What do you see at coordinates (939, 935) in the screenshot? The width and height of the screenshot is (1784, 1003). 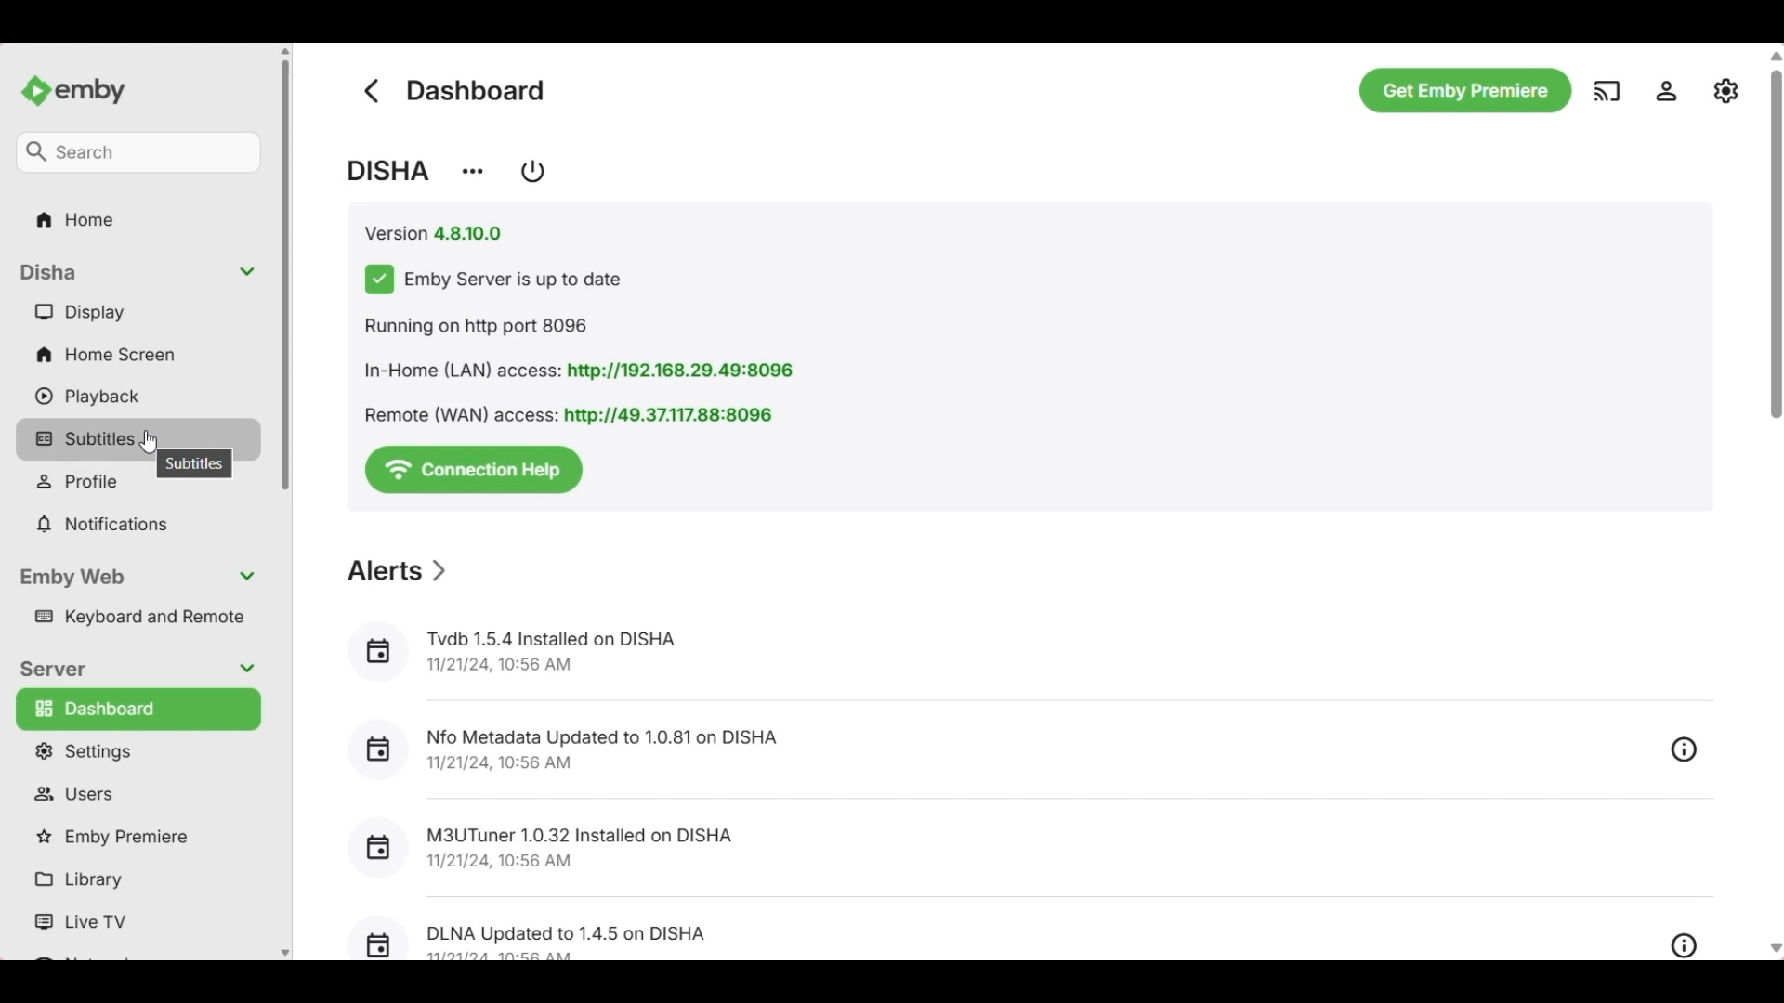 I see `` at bounding box center [939, 935].